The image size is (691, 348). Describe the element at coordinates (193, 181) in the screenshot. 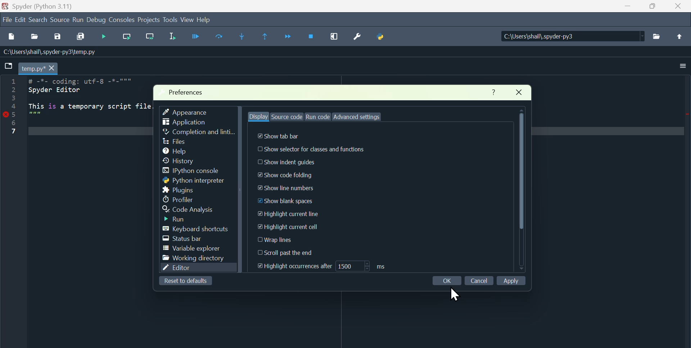

I see `Python interpreter` at that location.